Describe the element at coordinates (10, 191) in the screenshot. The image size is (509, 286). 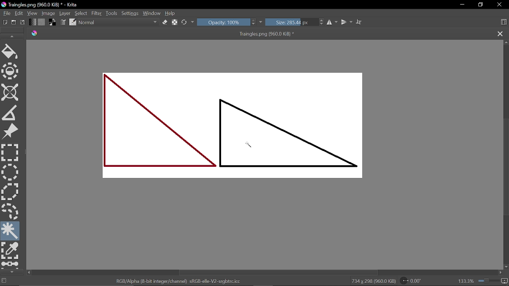
I see `Polygon select tool` at that location.